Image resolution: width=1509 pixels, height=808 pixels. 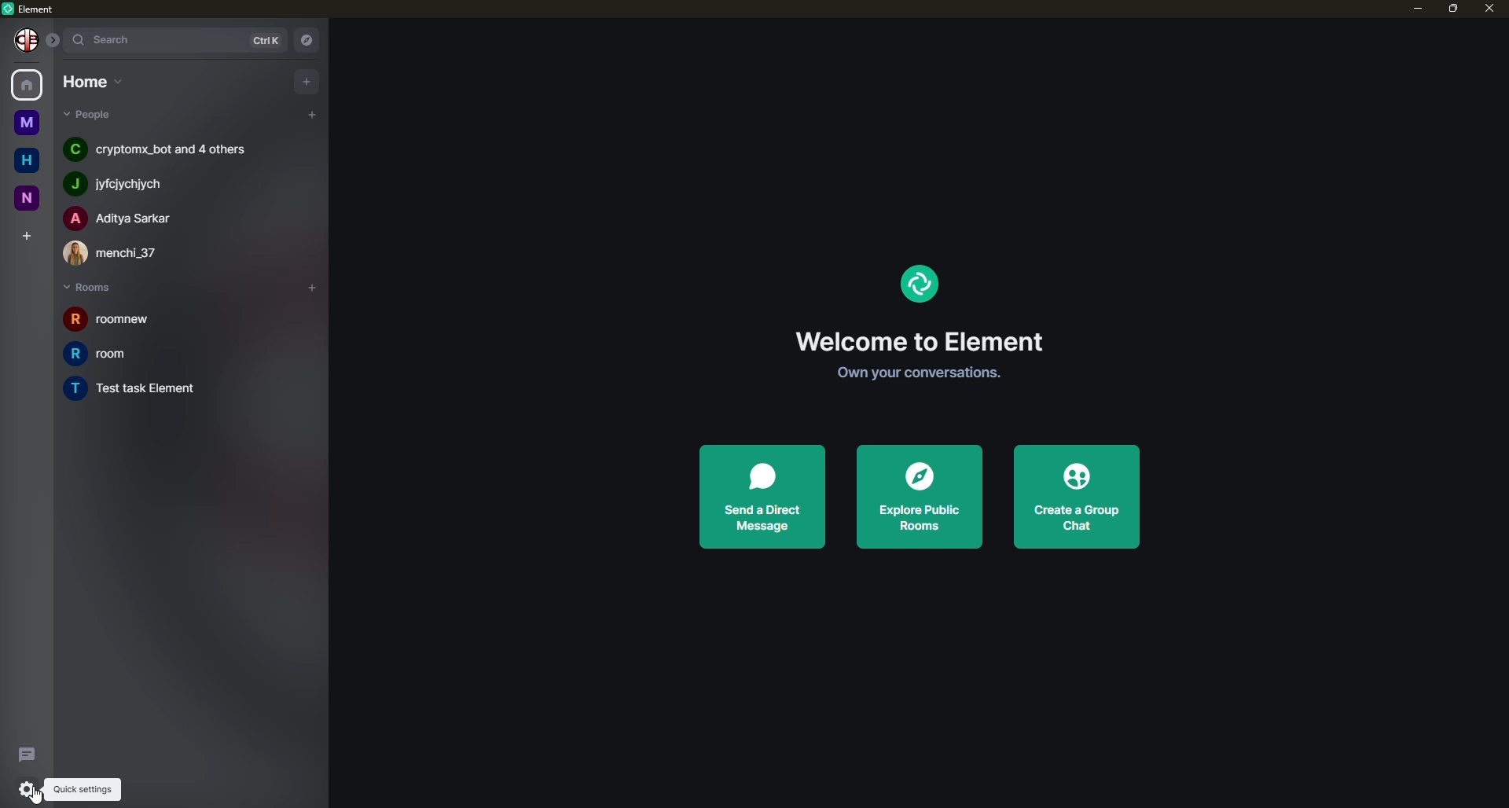 What do you see at coordinates (82, 788) in the screenshot?
I see `quick settings` at bounding box center [82, 788].